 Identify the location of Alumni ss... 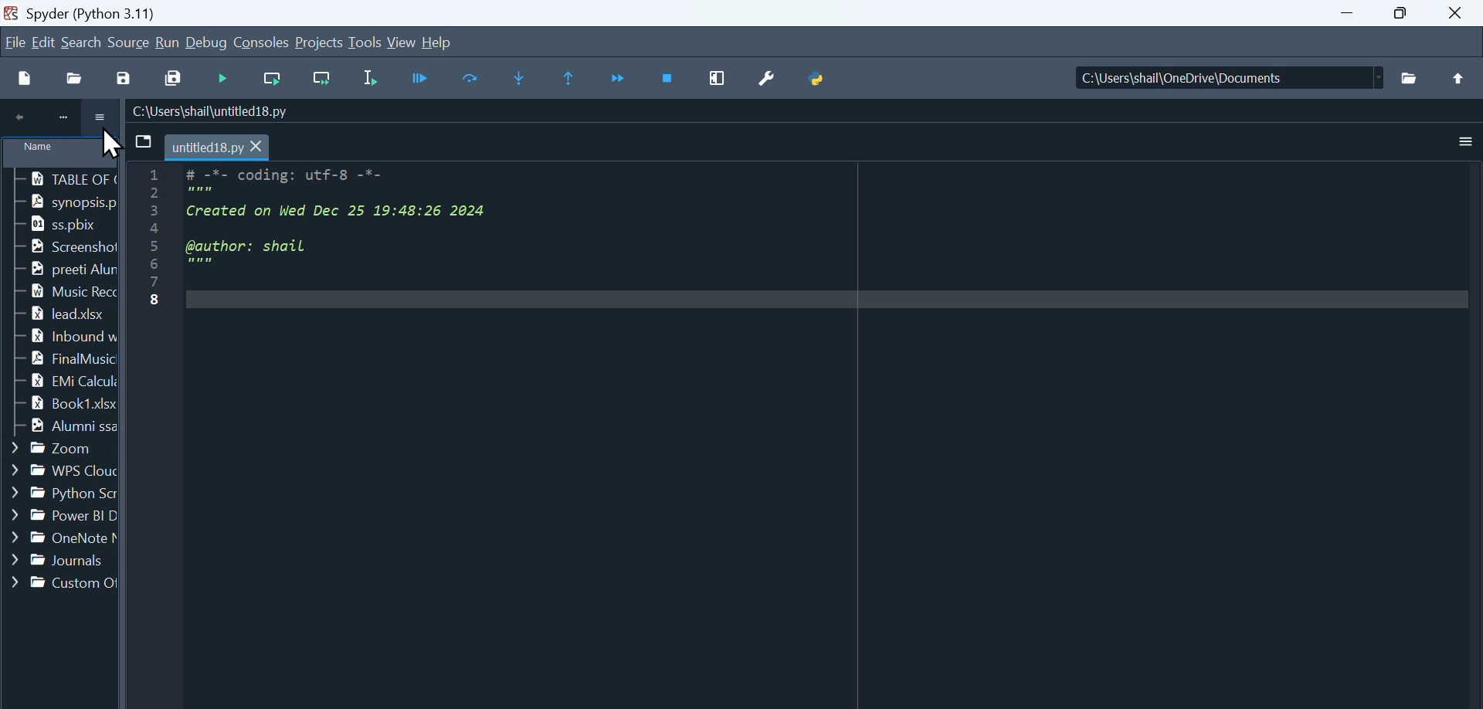
(59, 428).